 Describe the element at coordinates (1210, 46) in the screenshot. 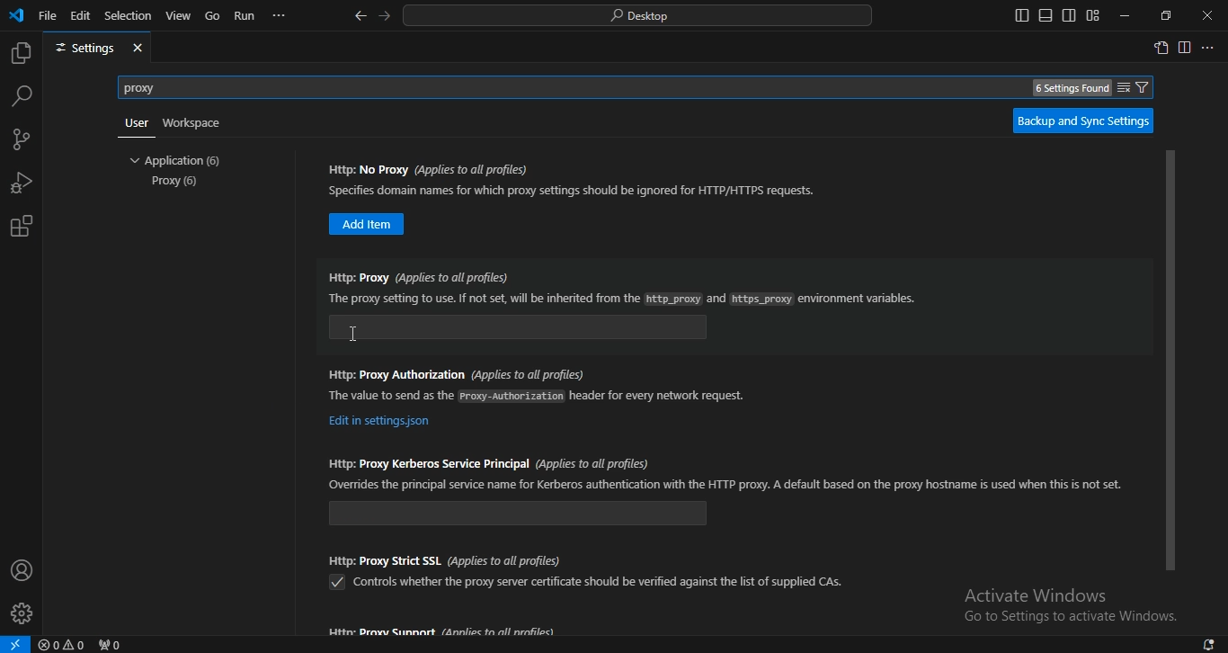

I see `More actions` at that location.